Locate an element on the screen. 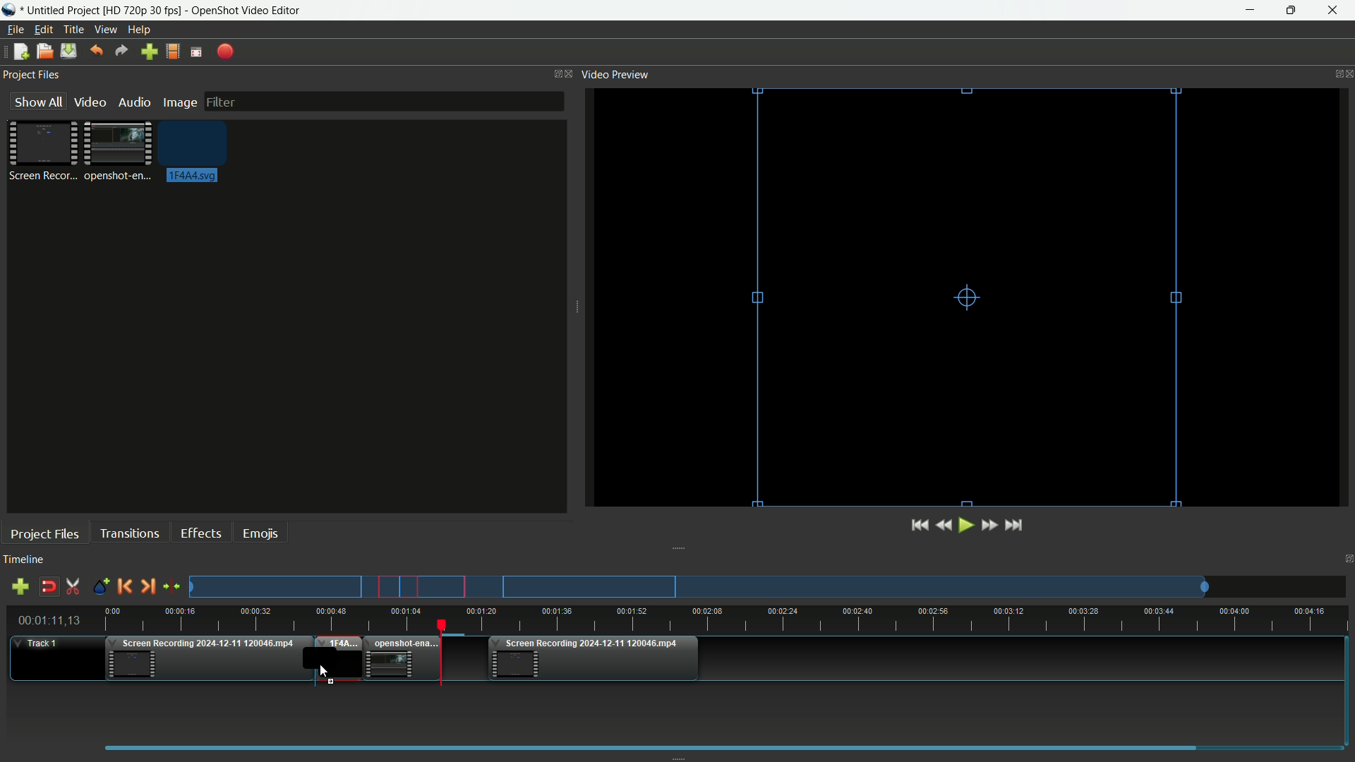 Image resolution: width=1355 pixels, height=762 pixels. Create markers is located at coordinates (97, 587).